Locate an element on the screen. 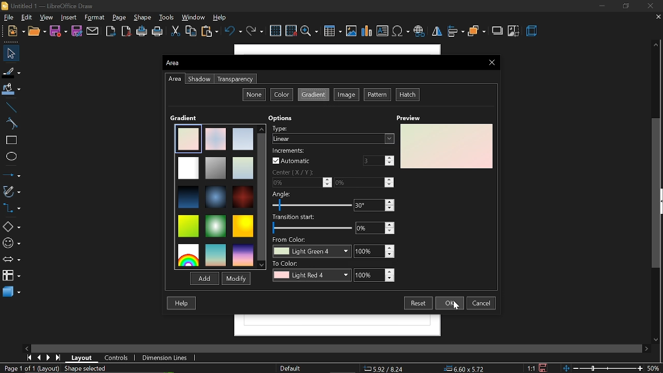 This screenshot has width=663, height=373. Format is located at coordinates (96, 18).